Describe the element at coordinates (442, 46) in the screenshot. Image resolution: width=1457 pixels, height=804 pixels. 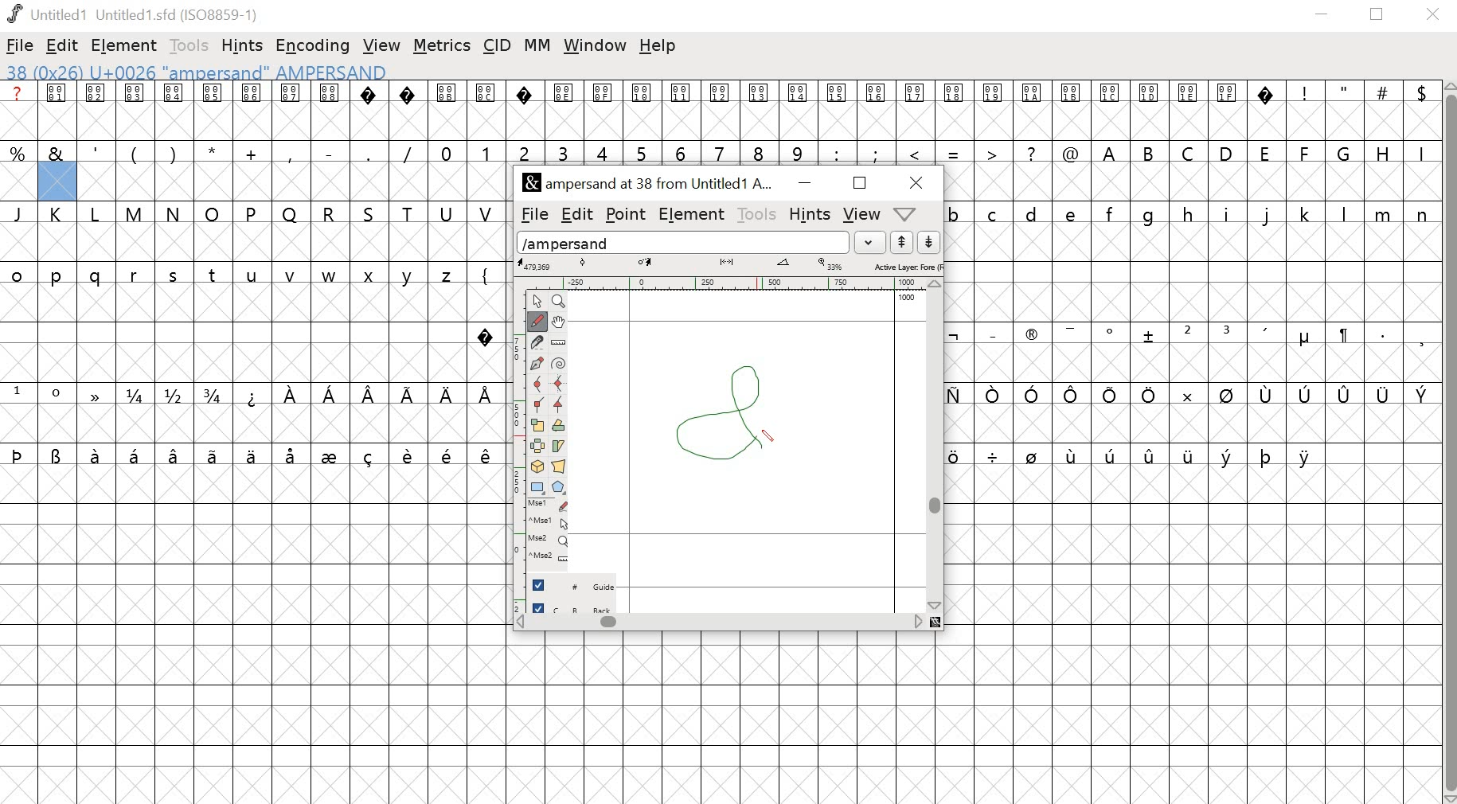
I see `metrics` at that location.